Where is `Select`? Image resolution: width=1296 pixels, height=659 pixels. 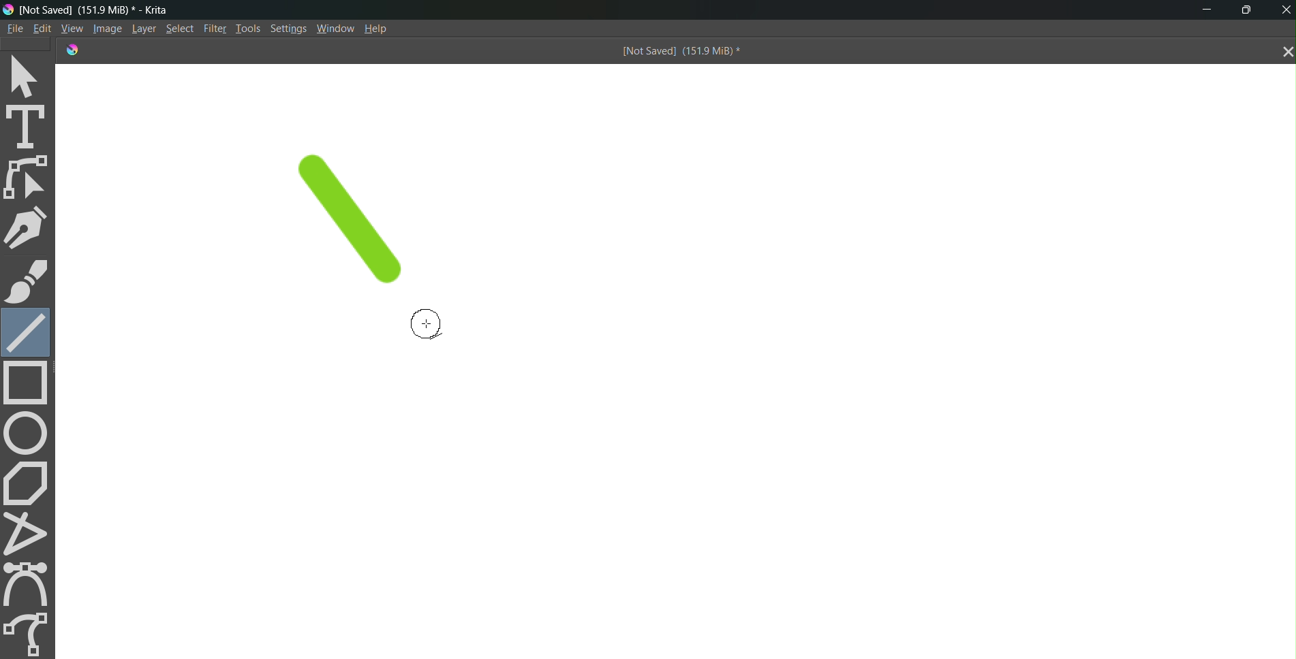 Select is located at coordinates (180, 29).